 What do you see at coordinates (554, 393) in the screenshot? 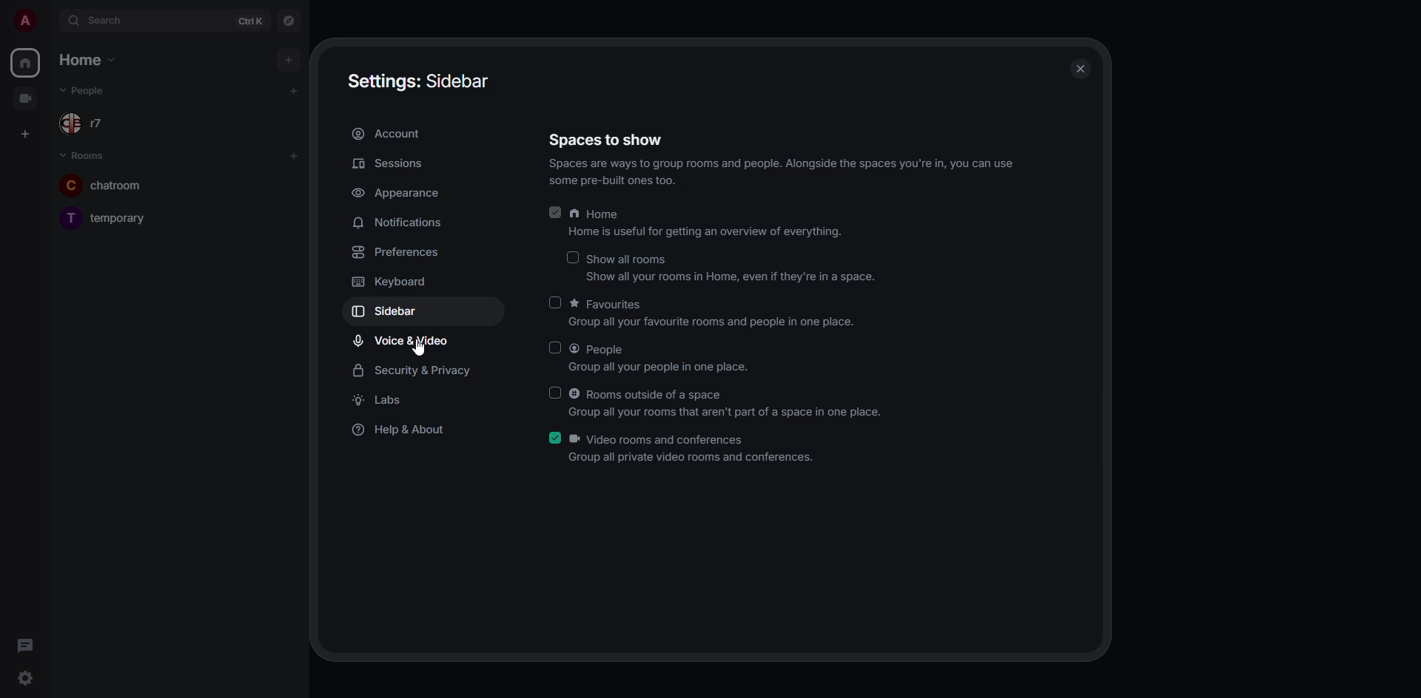
I see `click to enable` at bounding box center [554, 393].